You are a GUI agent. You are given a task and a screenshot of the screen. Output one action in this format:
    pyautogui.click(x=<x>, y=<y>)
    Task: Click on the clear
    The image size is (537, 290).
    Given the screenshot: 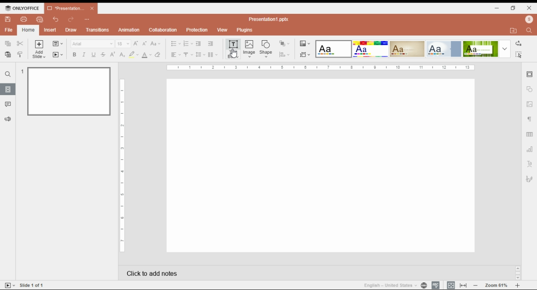 What is the action you would take?
    pyautogui.click(x=159, y=54)
    